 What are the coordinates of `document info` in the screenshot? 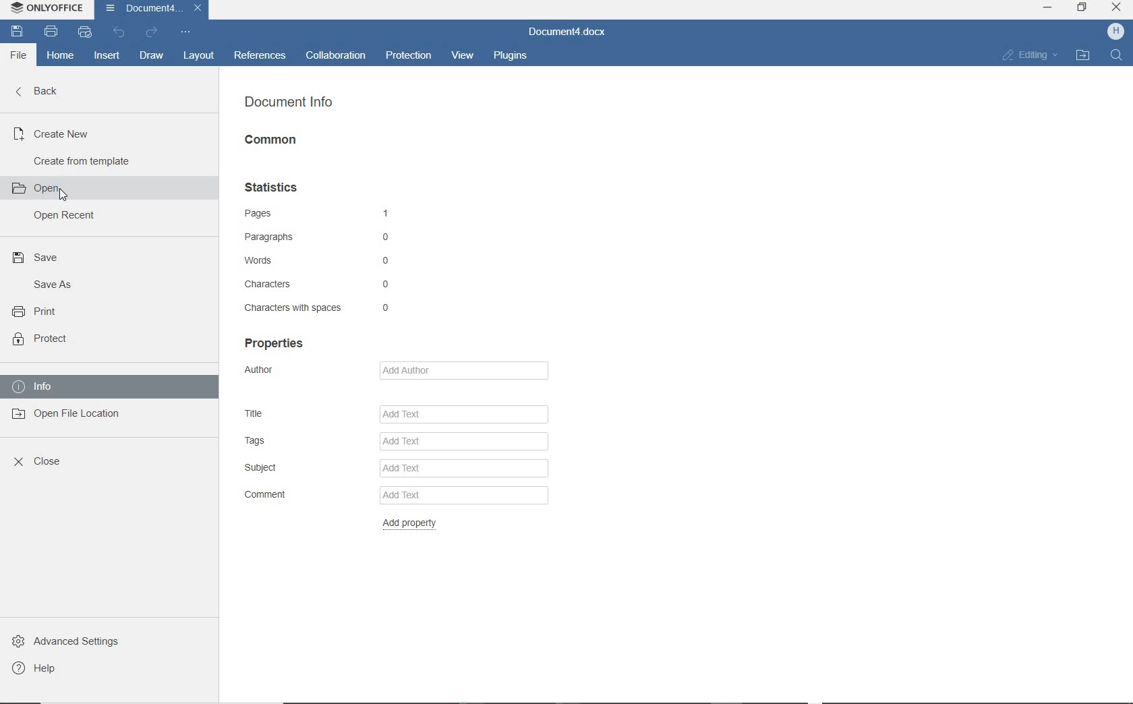 It's located at (289, 105).